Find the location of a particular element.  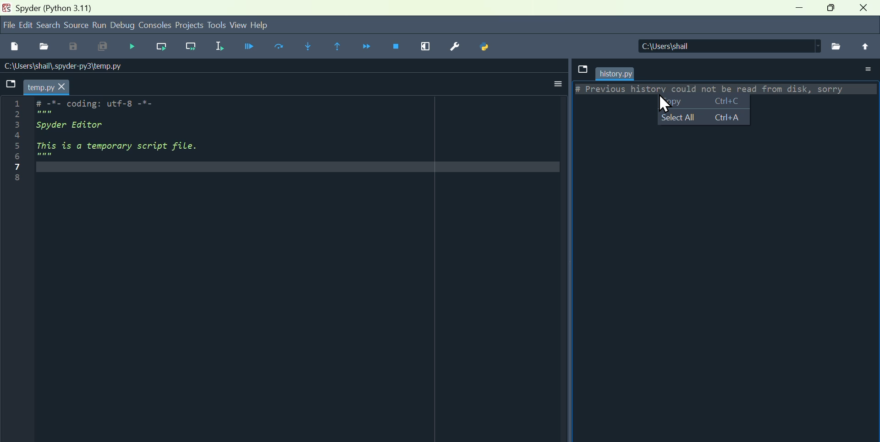

Run selection is located at coordinates (225, 48).